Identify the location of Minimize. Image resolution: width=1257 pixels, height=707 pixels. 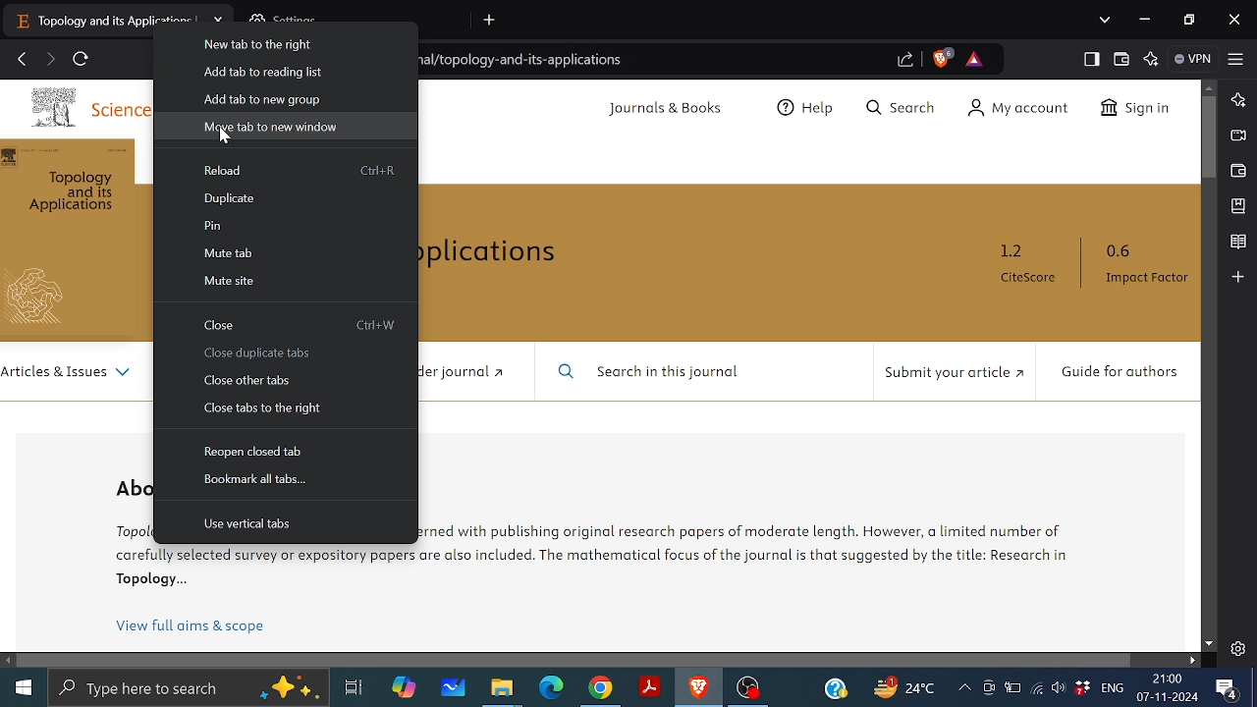
(1144, 21).